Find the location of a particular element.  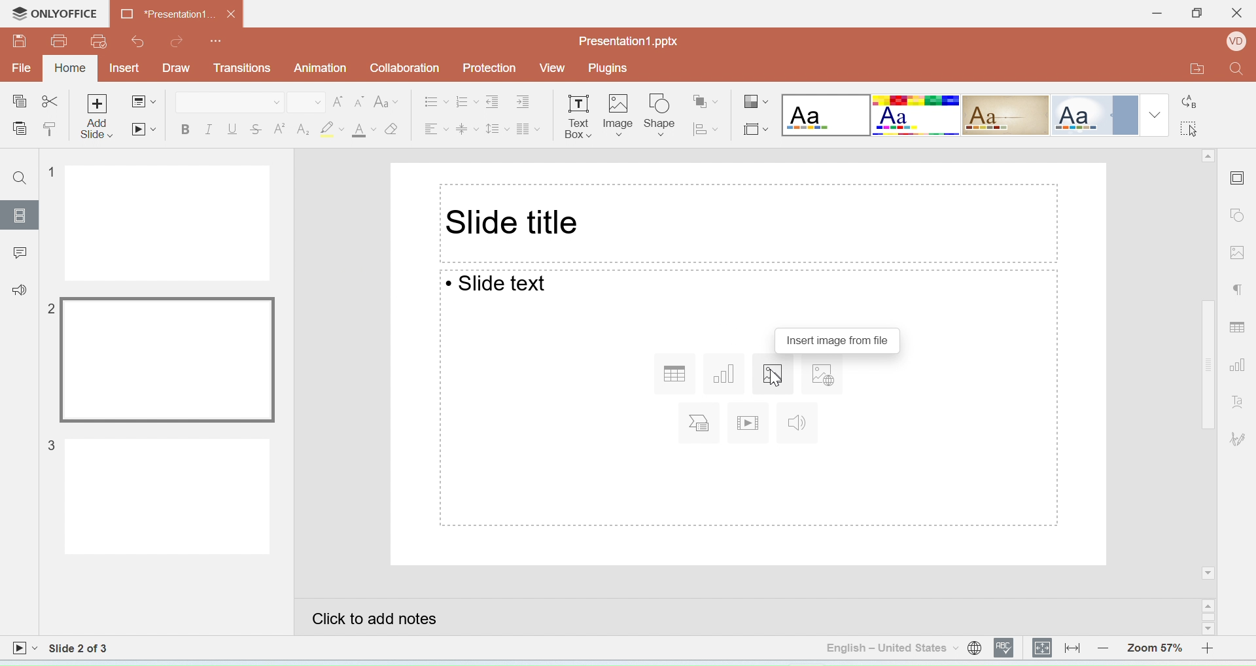

Slide 1 is located at coordinates (160, 223).